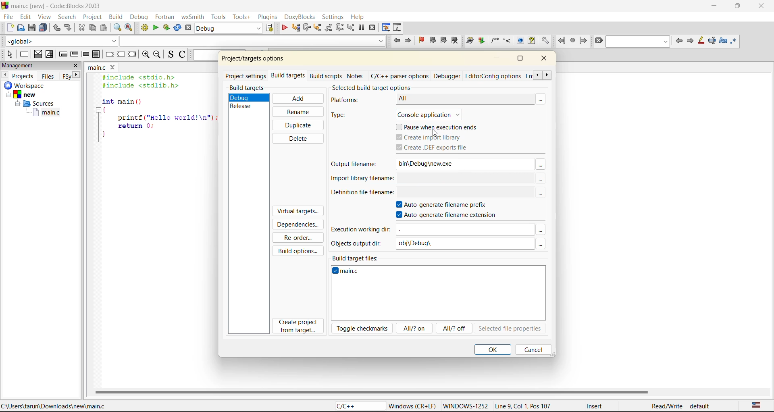 This screenshot has width=774, height=412. Describe the element at coordinates (440, 126) in the screenshot. I see `pause when execution ends` at that location.